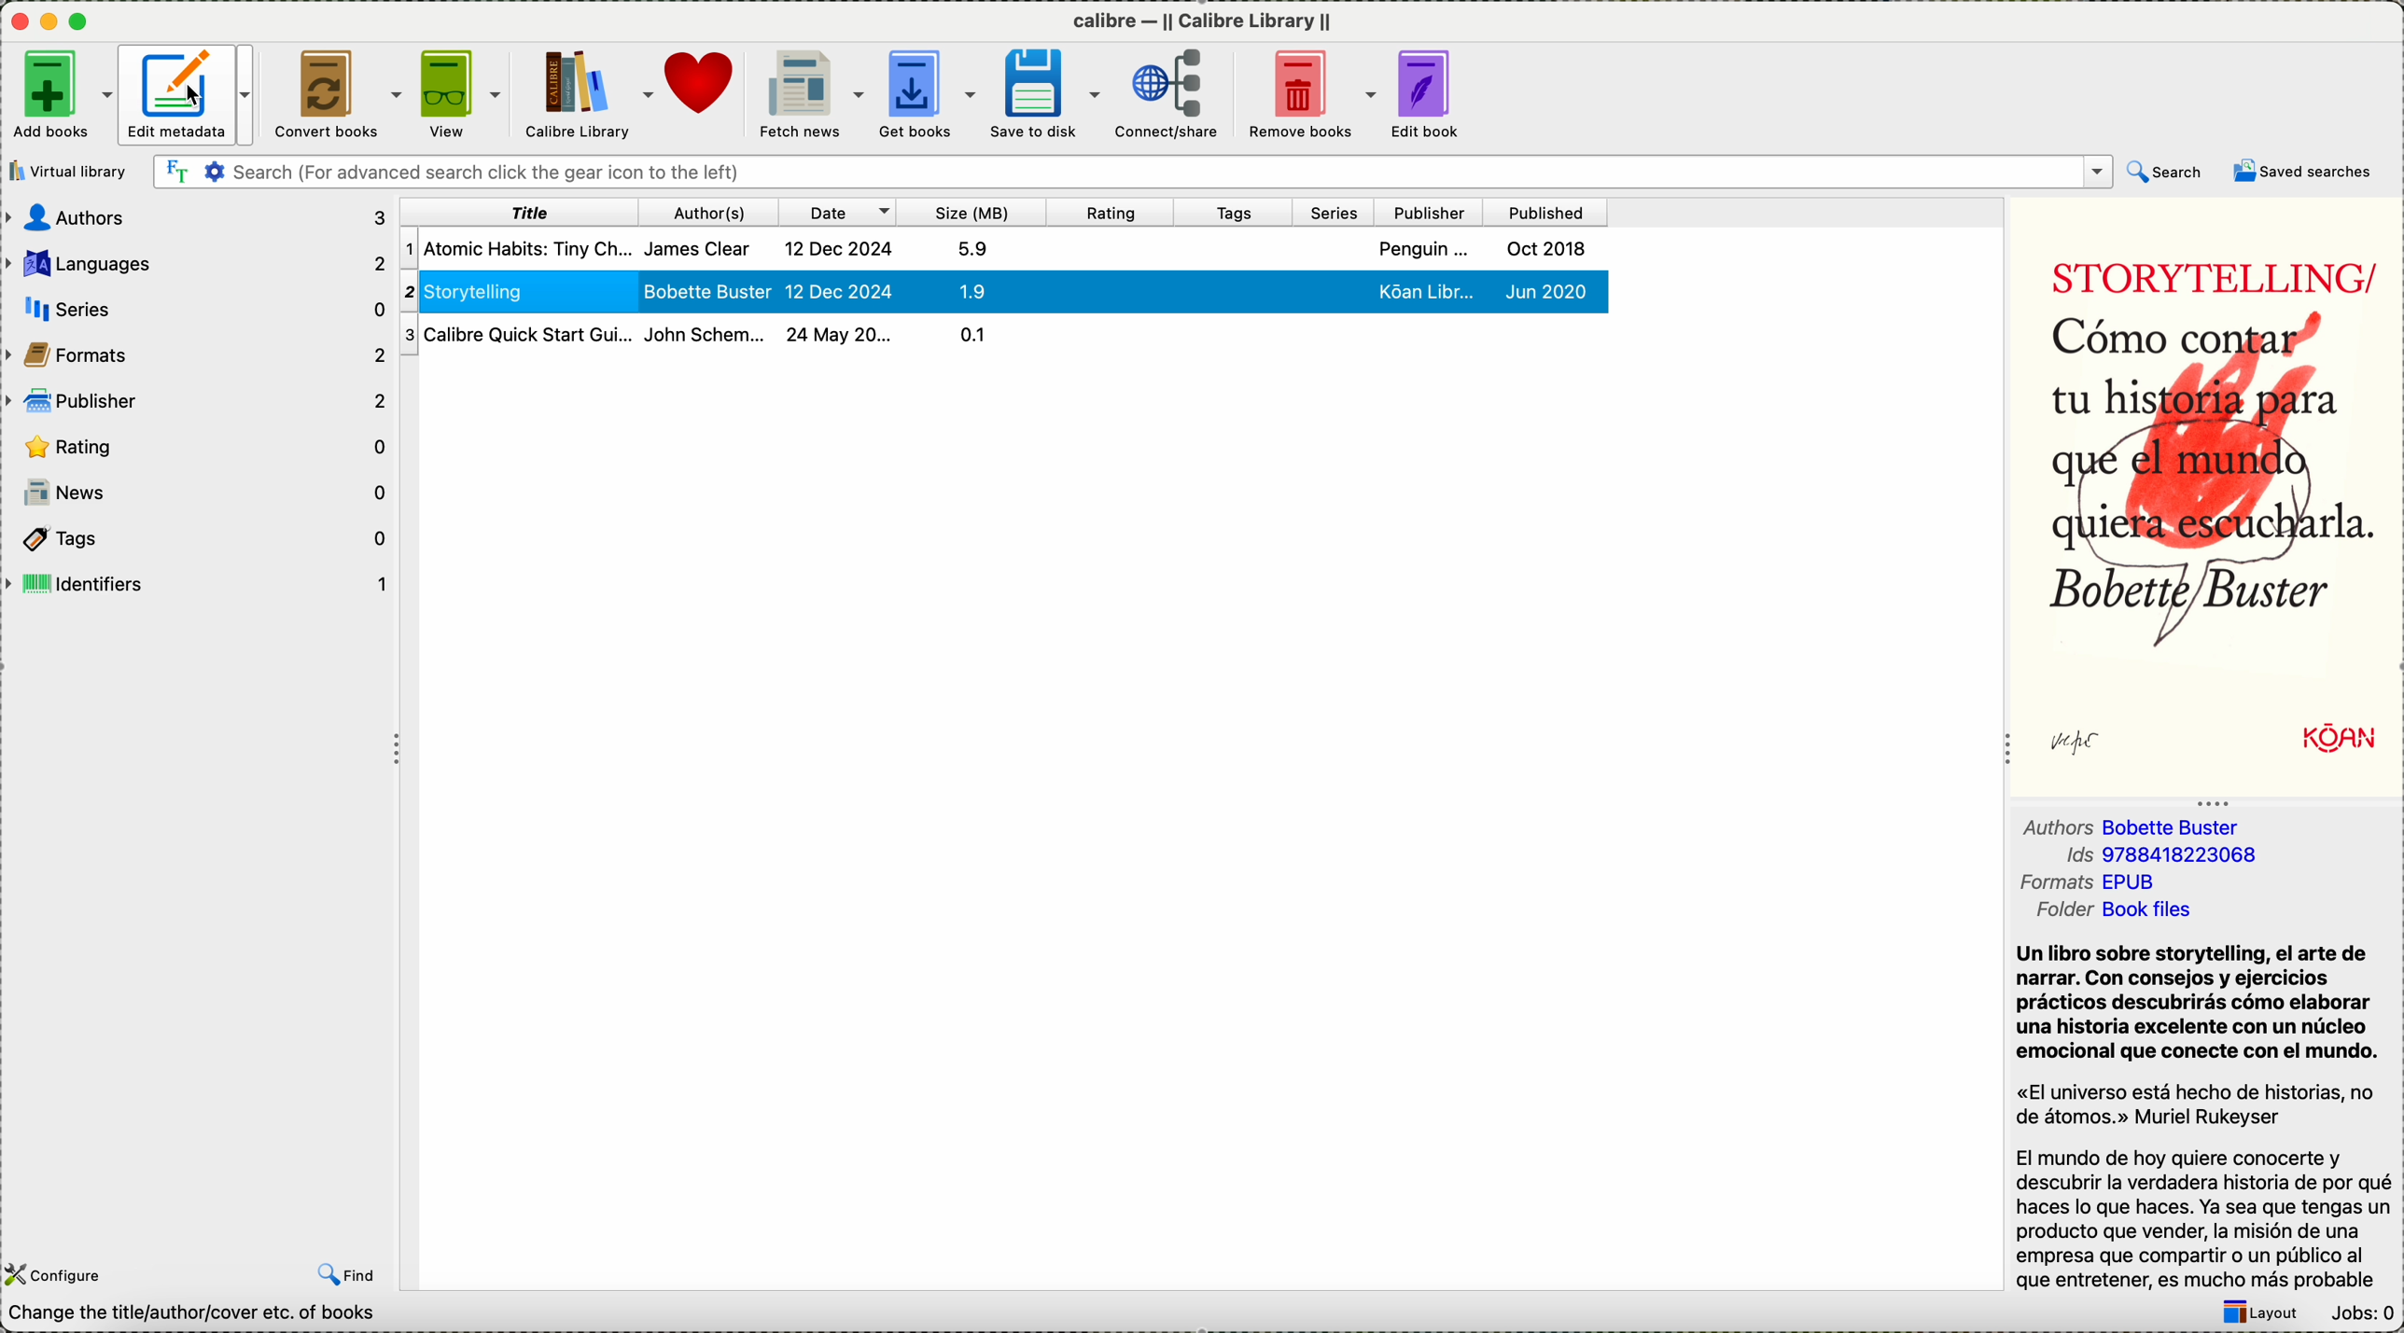  I want to click on Calibre, so click(1200, 23).